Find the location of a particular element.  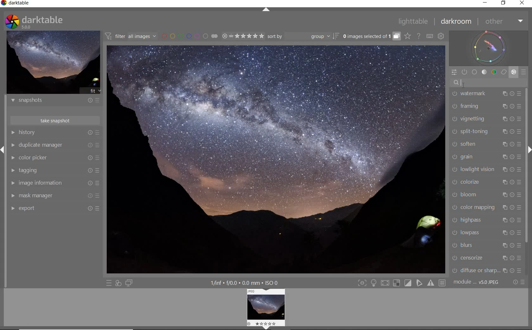

DUPLICATE MANAGER is located at coordinates (14, 145).